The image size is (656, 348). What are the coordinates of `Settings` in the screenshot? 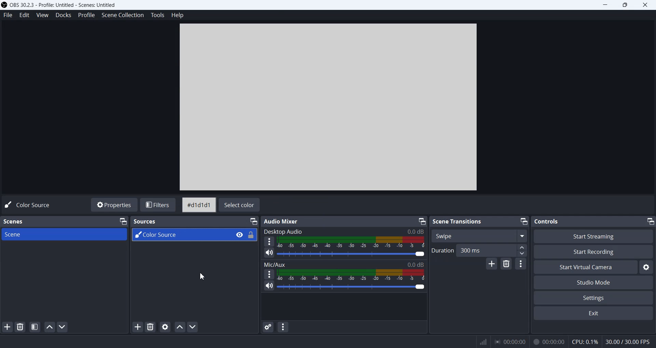 It's located at (647, 267).